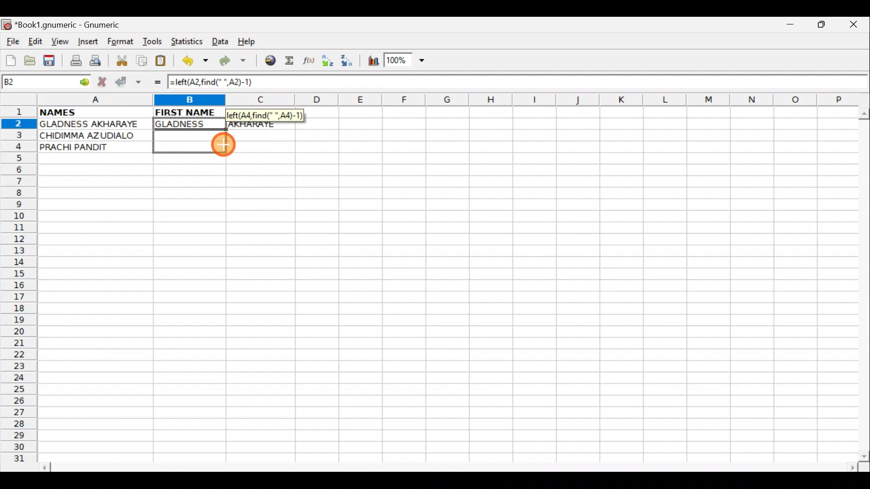  What do you see at coordinates (142, 60) in the screenshot?
I see `Copy selection` at bounding box center [142, 60].